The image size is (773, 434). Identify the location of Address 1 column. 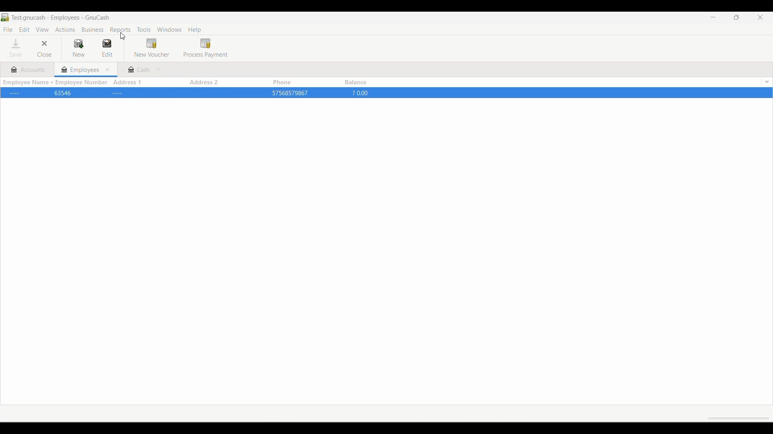
(149, 82).